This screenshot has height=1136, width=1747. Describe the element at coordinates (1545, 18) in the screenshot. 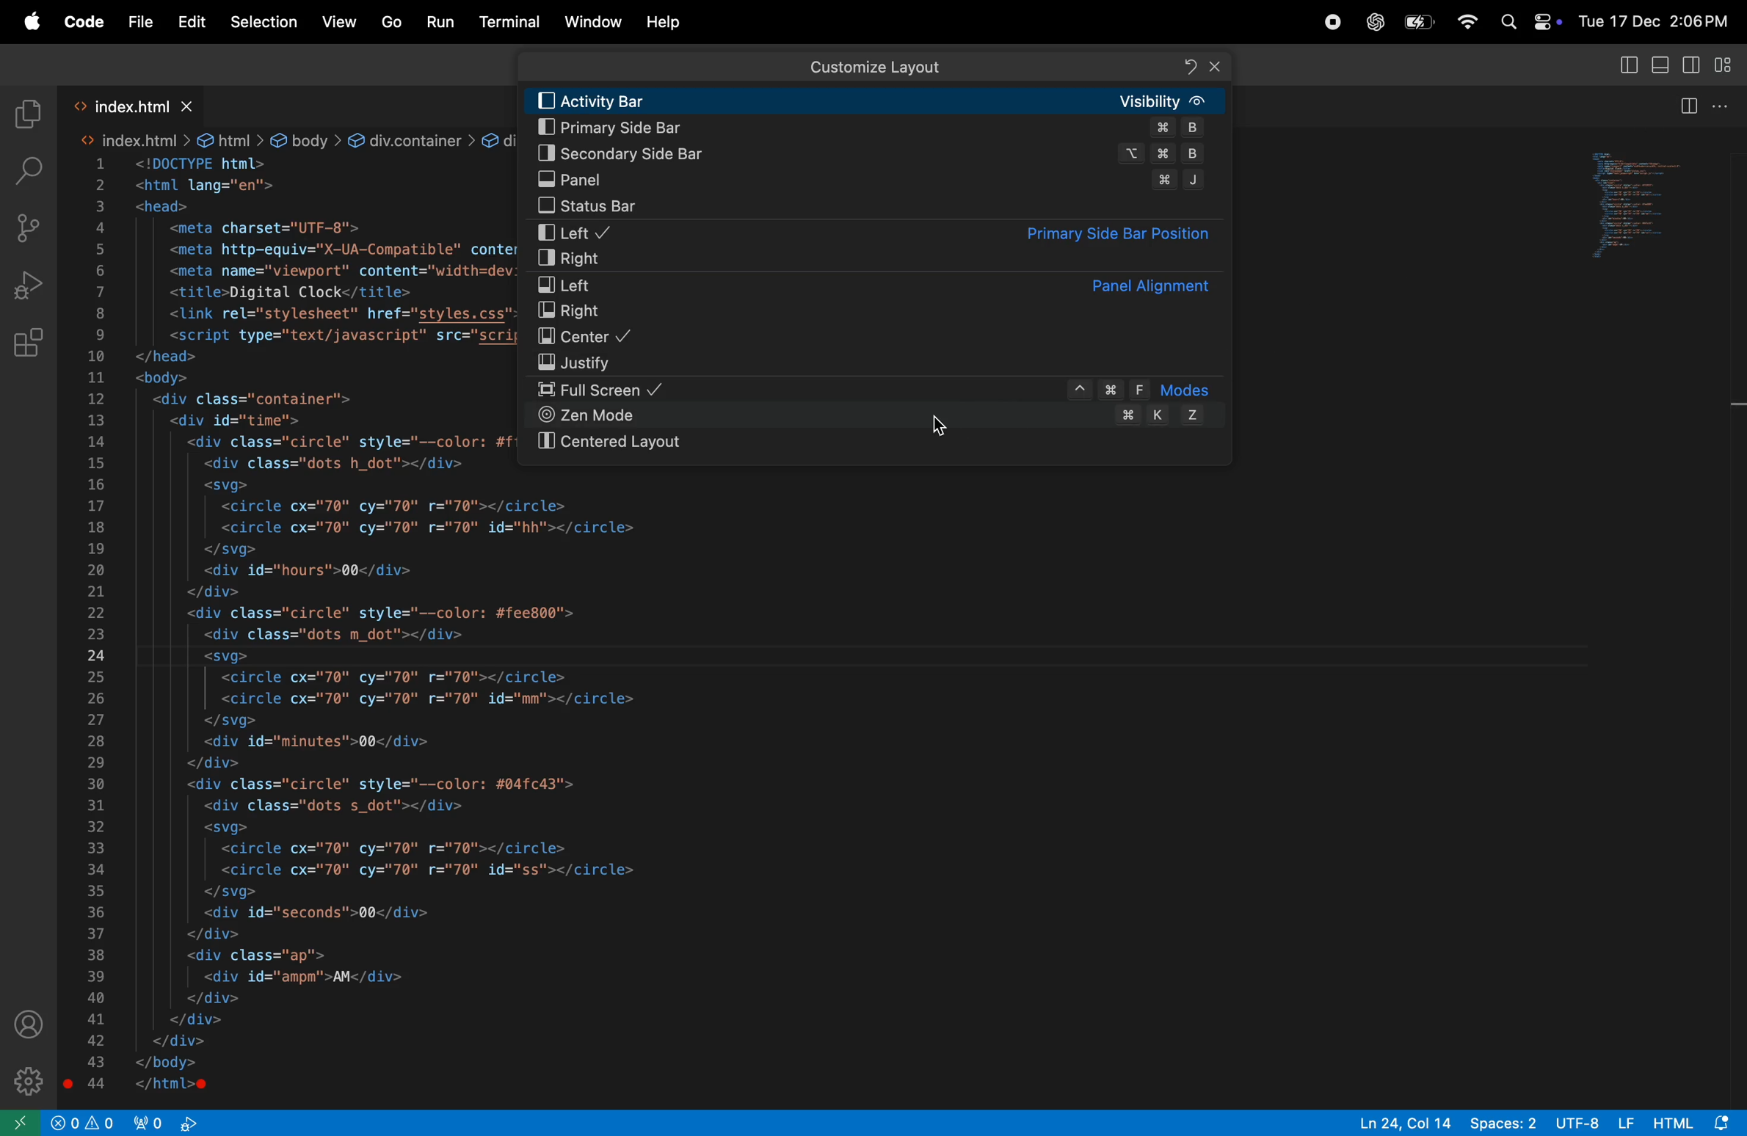

I see `apple widgets` at that location.